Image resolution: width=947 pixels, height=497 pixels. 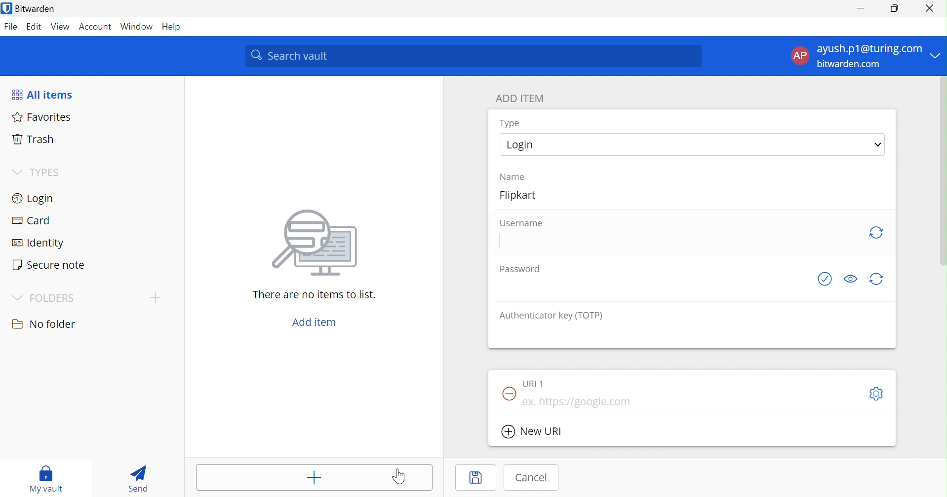 I want to click on Drop Down, so click(x=878, y=143).